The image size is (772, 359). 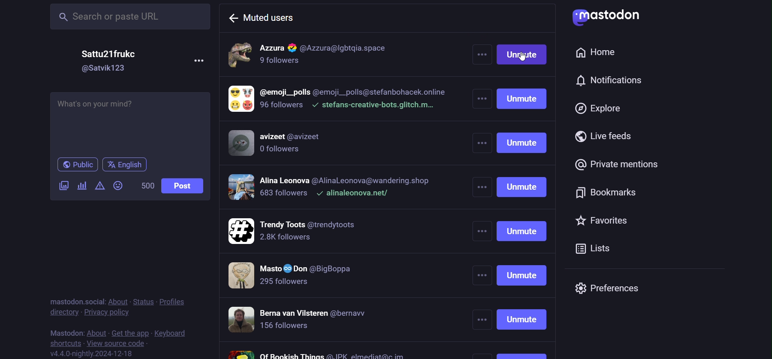 What do you see at coordinates (100, 185) in the screenshot?
I see `content warning` at bounding box center [100, 185].